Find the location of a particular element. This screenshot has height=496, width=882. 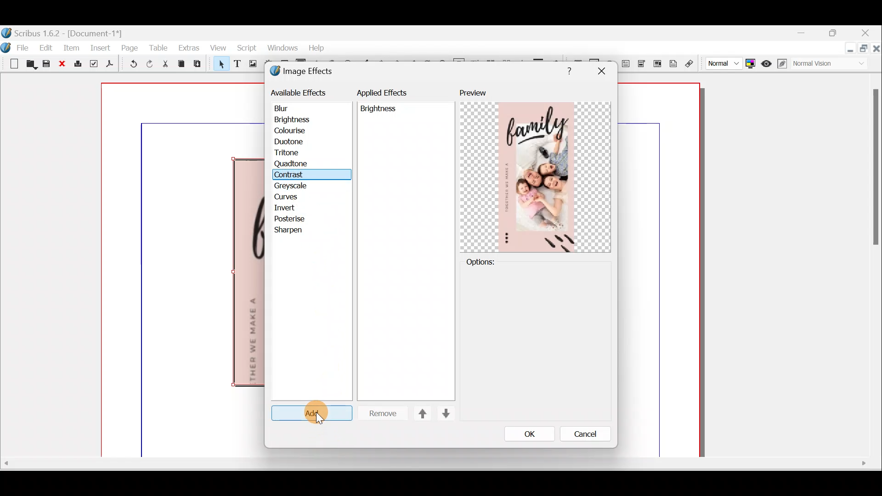

Brightness is located at coordinates (304, 120).